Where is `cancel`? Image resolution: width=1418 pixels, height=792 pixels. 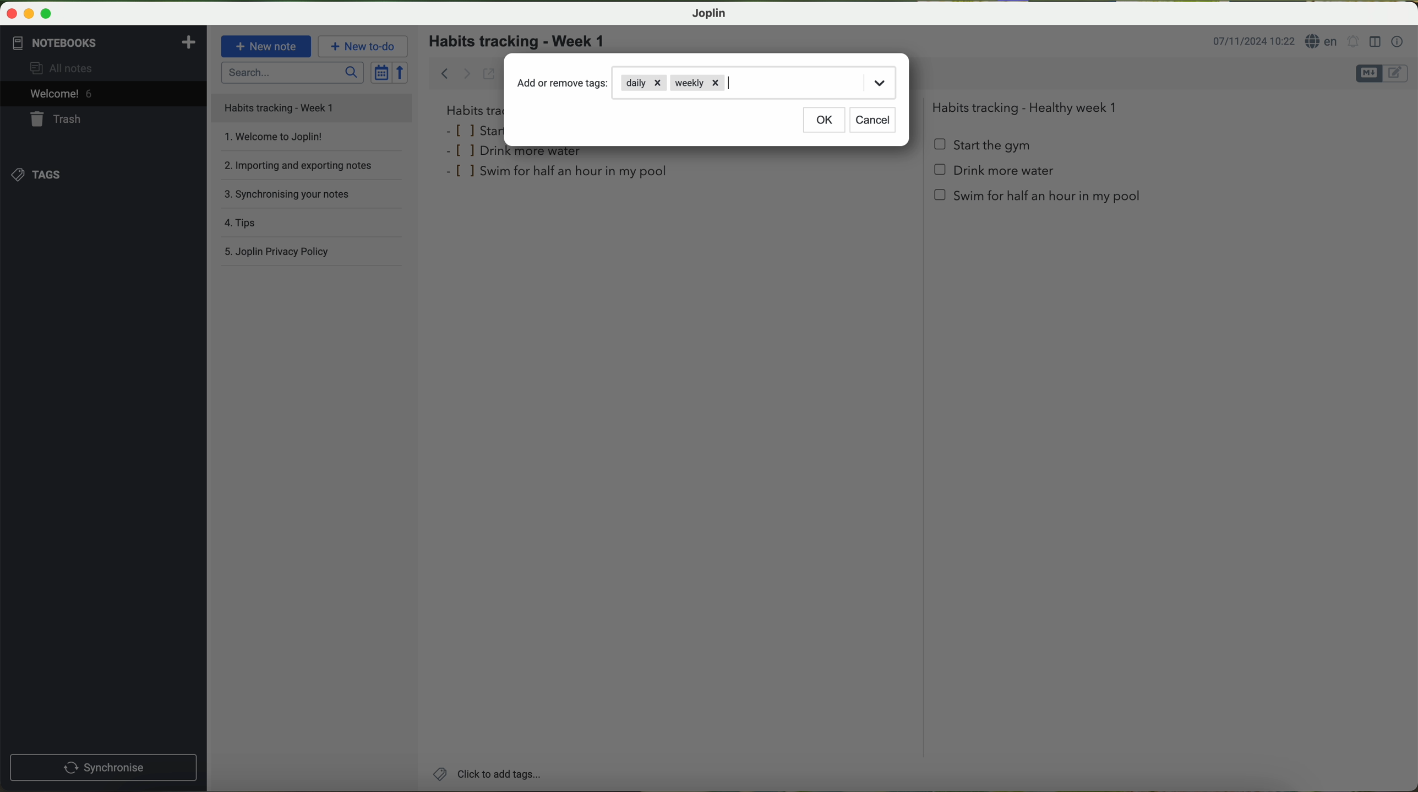
cancel is located at coordinates (872, 121).